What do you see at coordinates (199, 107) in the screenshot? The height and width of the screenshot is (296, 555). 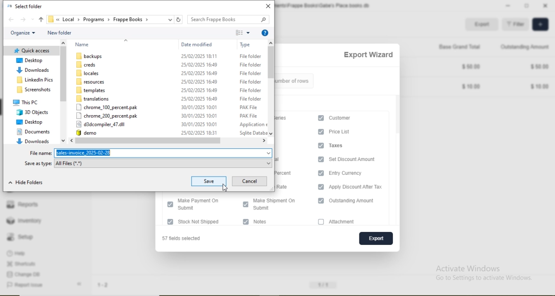 I see `30/01/2025 10:01` at bounding box center [199, 107].